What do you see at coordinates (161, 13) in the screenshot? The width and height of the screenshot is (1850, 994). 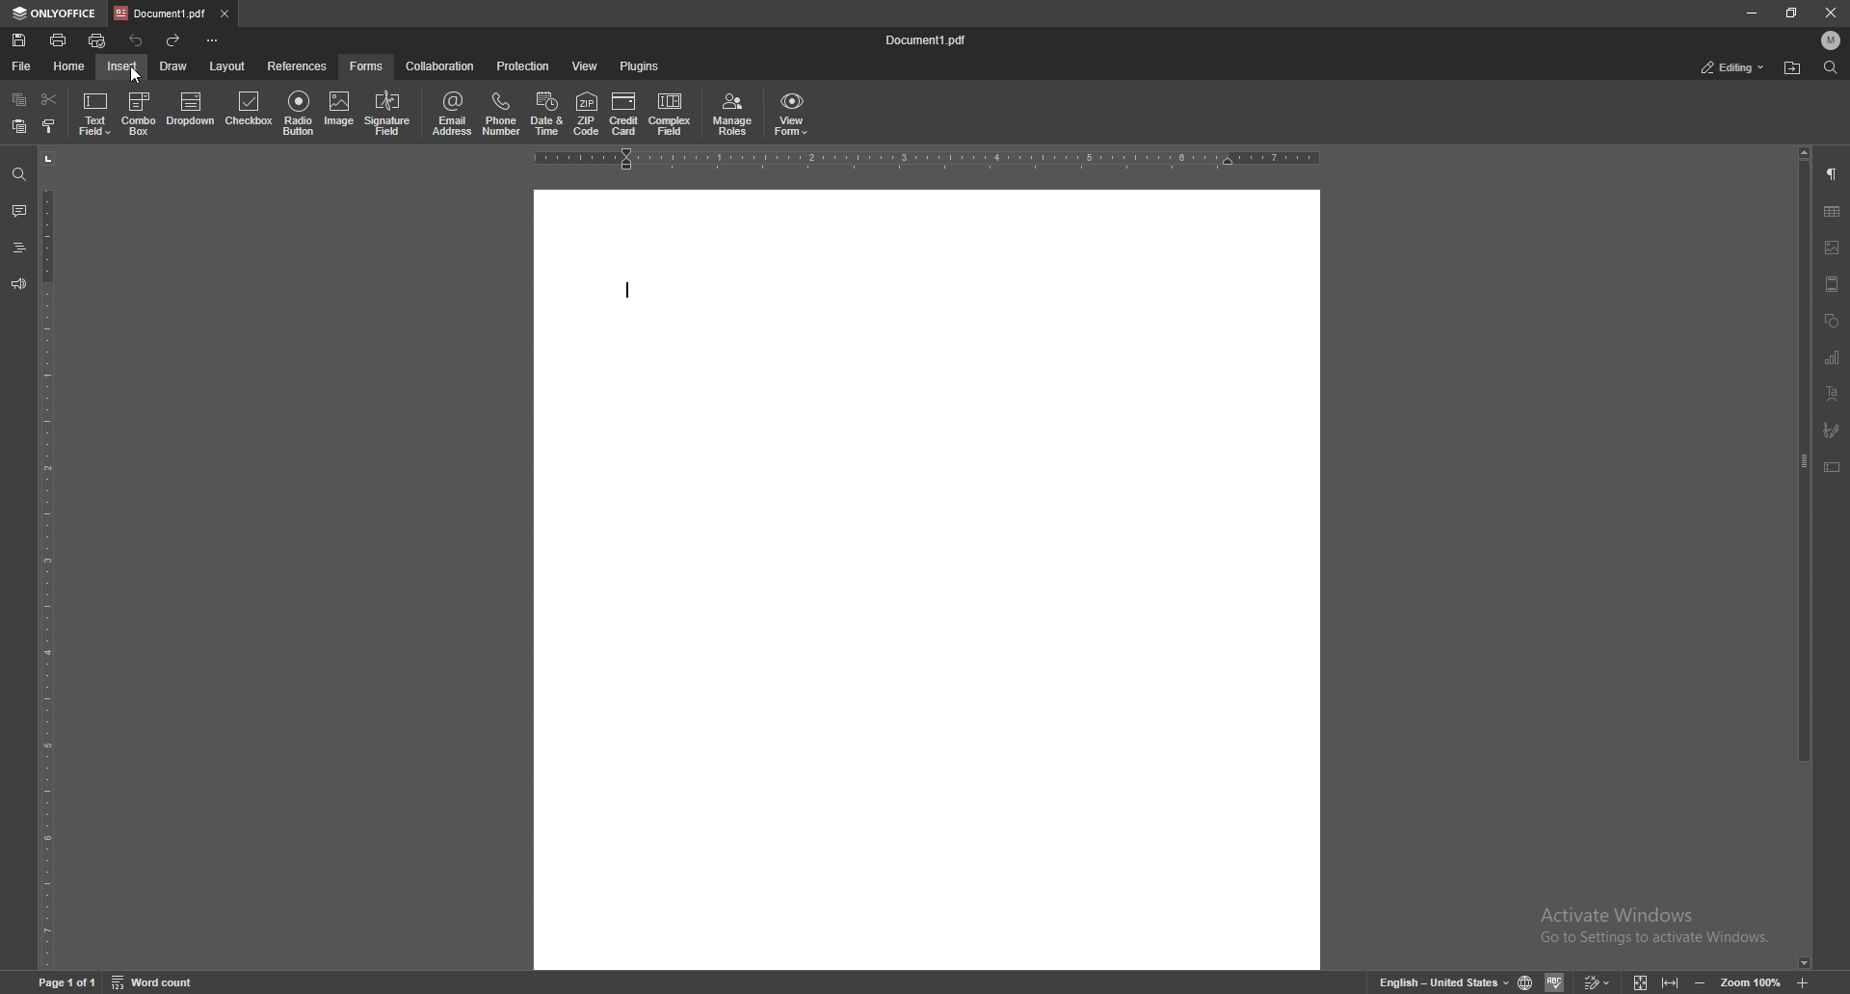 I see `tab` at bounding box center [161, 13].